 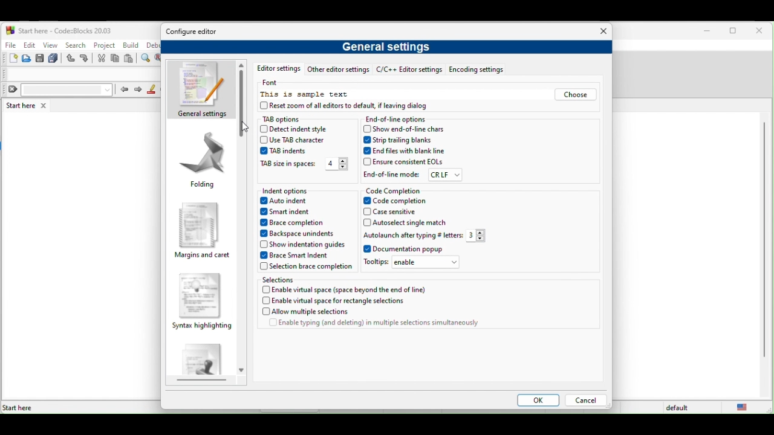 What do you see at coordinates (123, 89) in the screenshot?
I see `prev` at bounding box center [123, 89].